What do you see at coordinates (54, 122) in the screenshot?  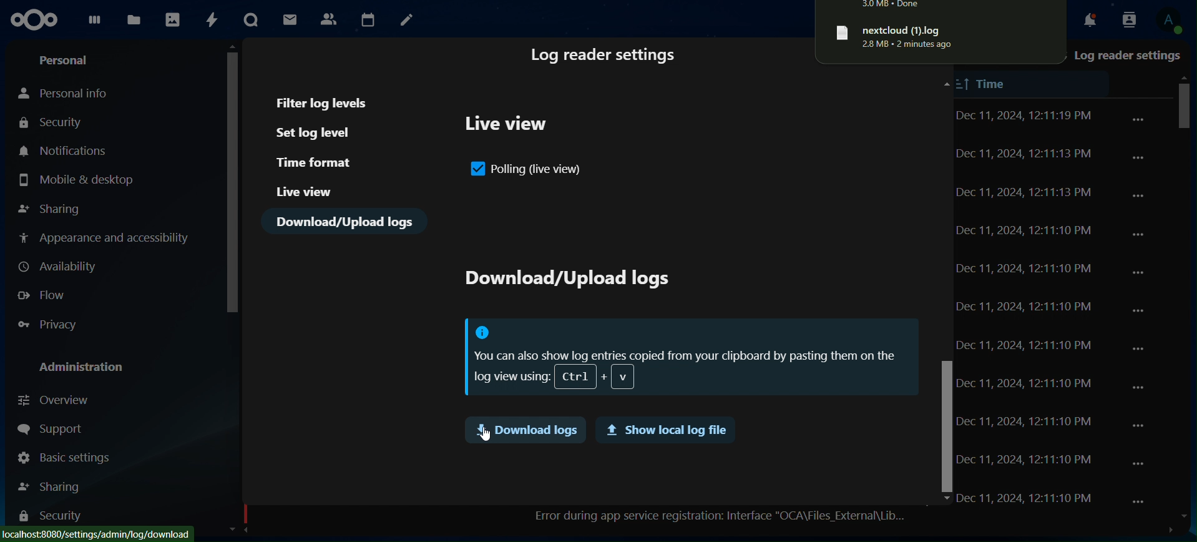 I see `security` at bounding box center [54, 122].